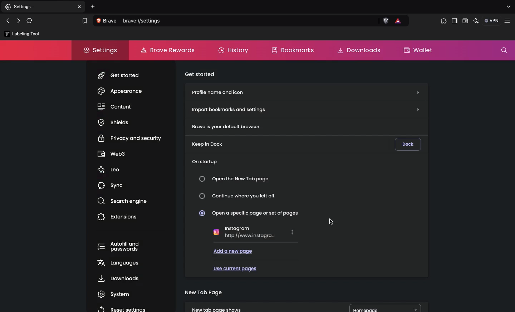 Image resolution: width=515 pixels, height=312 pixels. I want to click on New bookmark, so click(22, 34).